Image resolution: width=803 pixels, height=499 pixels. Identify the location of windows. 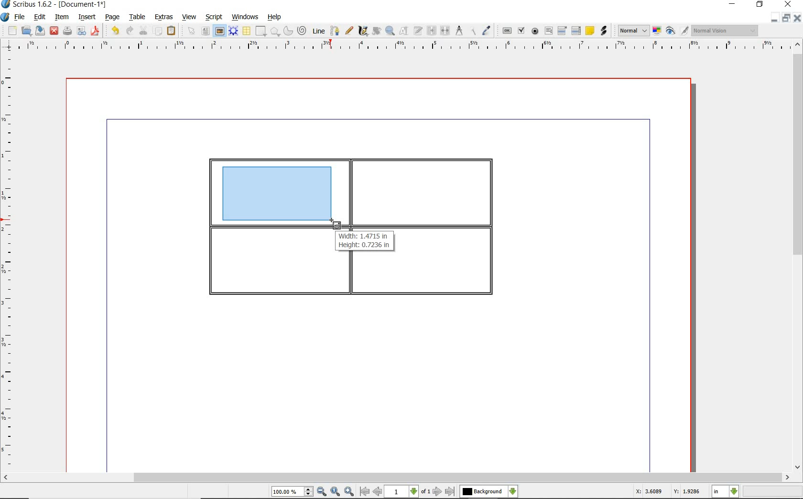
(245, 17).